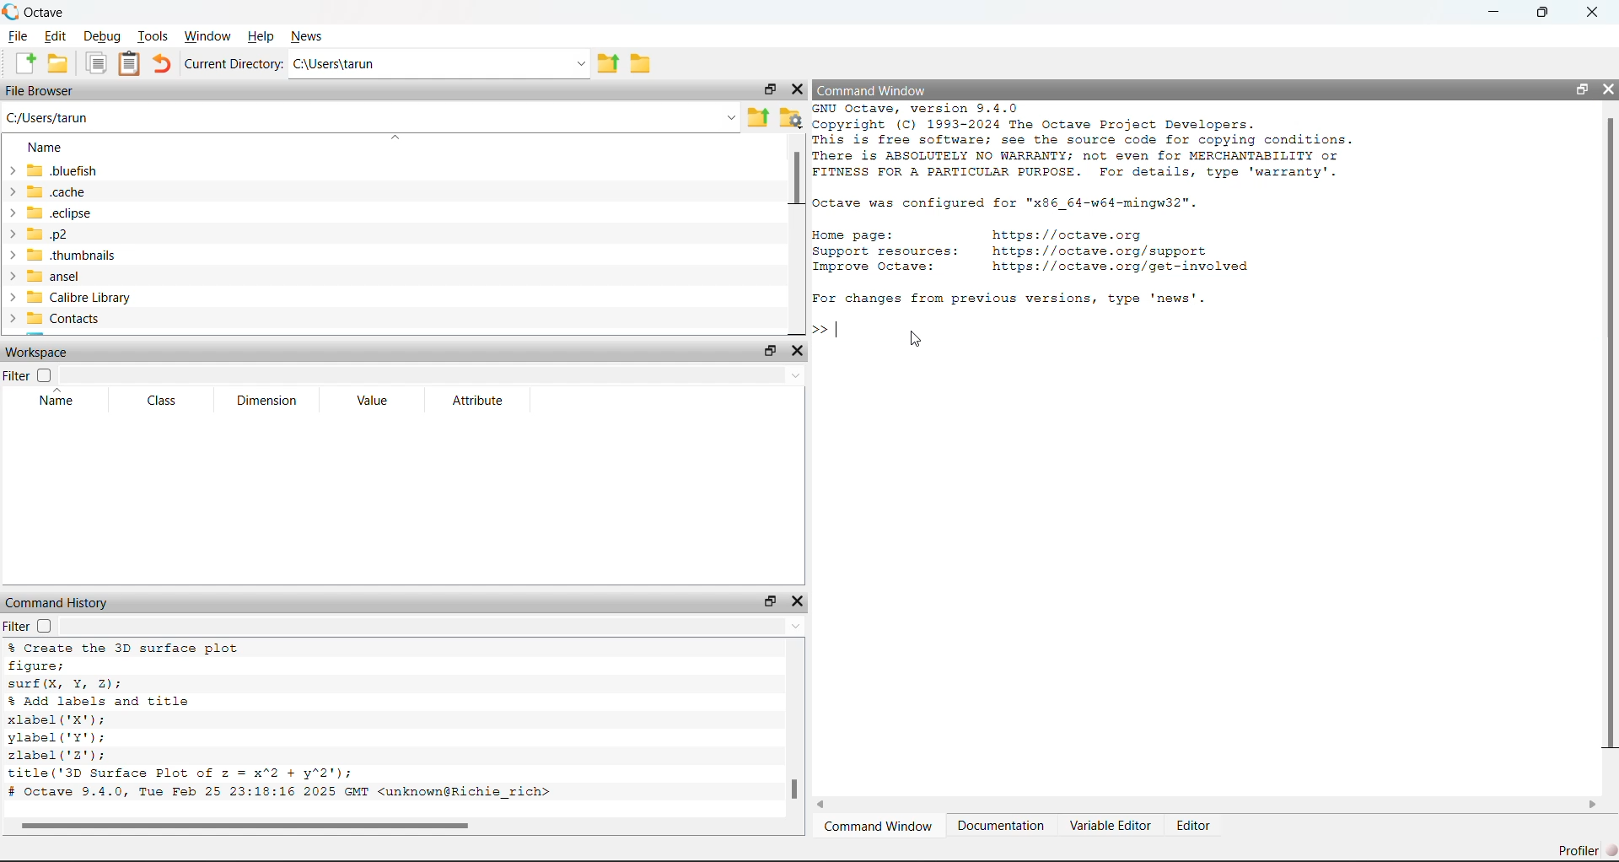 The width and height of the screenshot is (1619, 862). Describe the element at coordinates (1592, 10) in the screenshot. I see `Close` at that location.